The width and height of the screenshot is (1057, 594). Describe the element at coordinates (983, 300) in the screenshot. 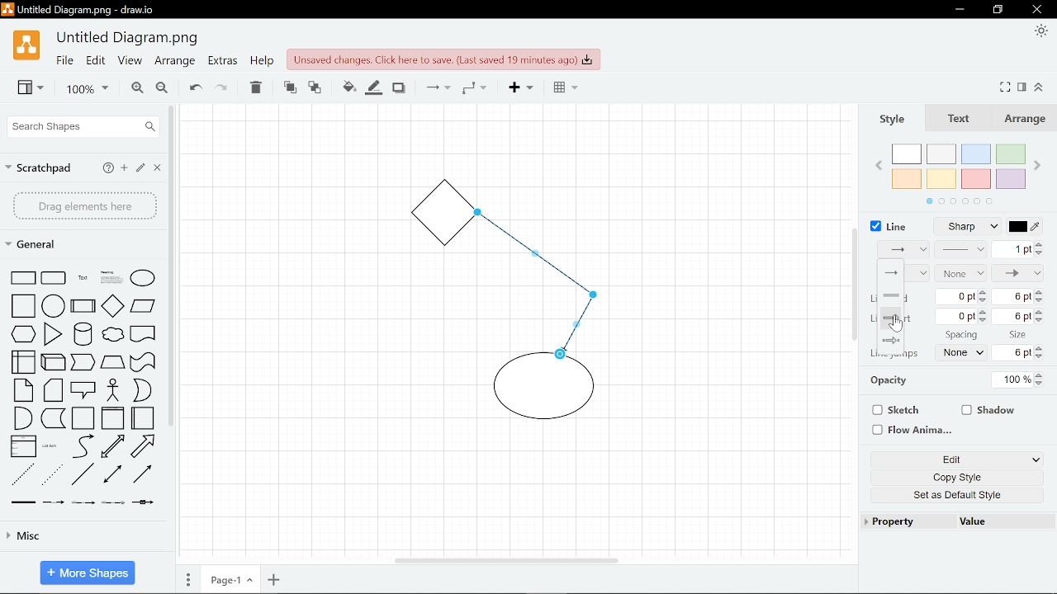

I see `decrease line end` at that location.